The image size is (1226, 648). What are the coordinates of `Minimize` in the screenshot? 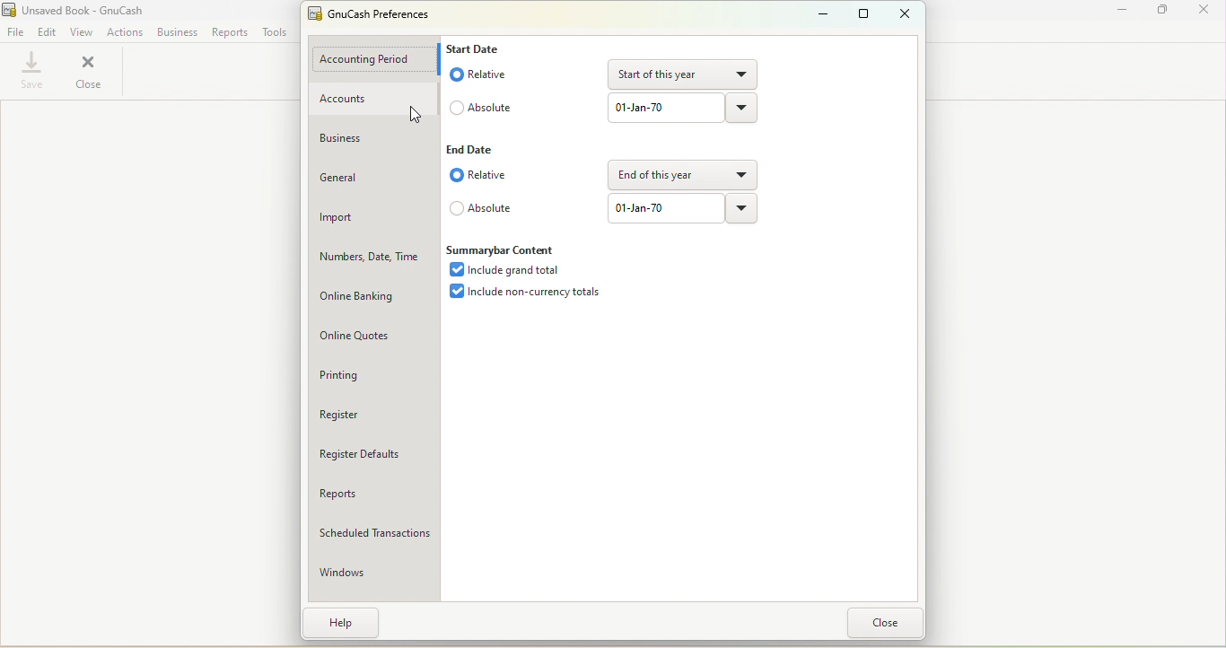 It's located at (1116, 12).